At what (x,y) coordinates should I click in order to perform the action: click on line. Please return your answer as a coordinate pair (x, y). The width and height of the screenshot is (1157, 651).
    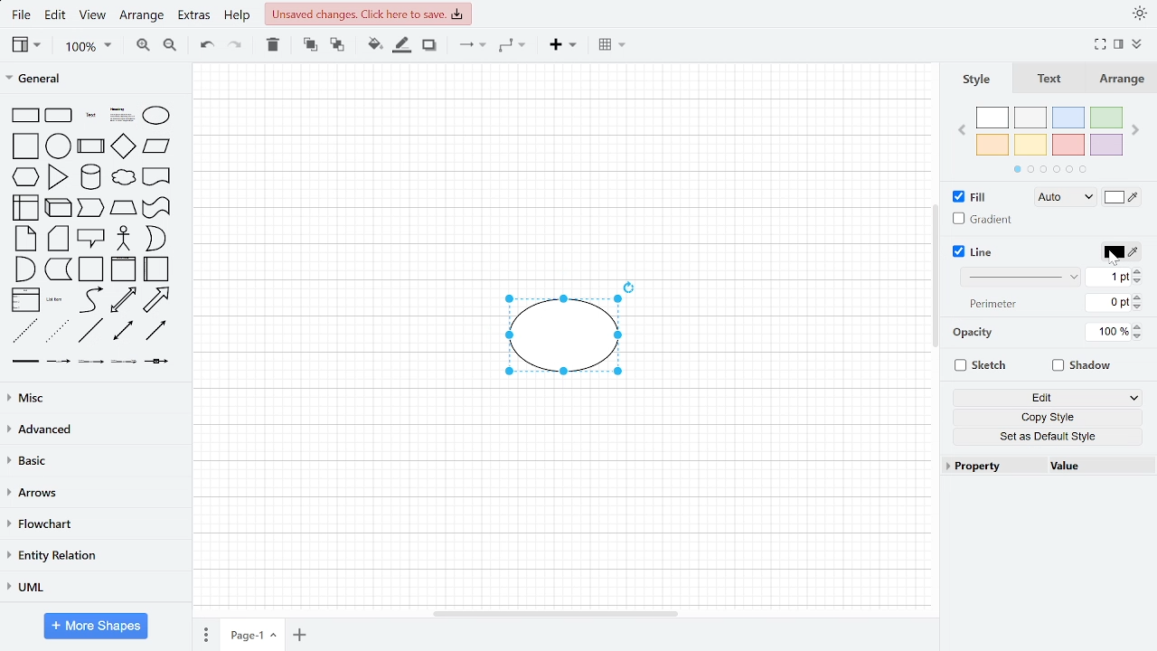
    Looking at the image, I should click on (89, 331).